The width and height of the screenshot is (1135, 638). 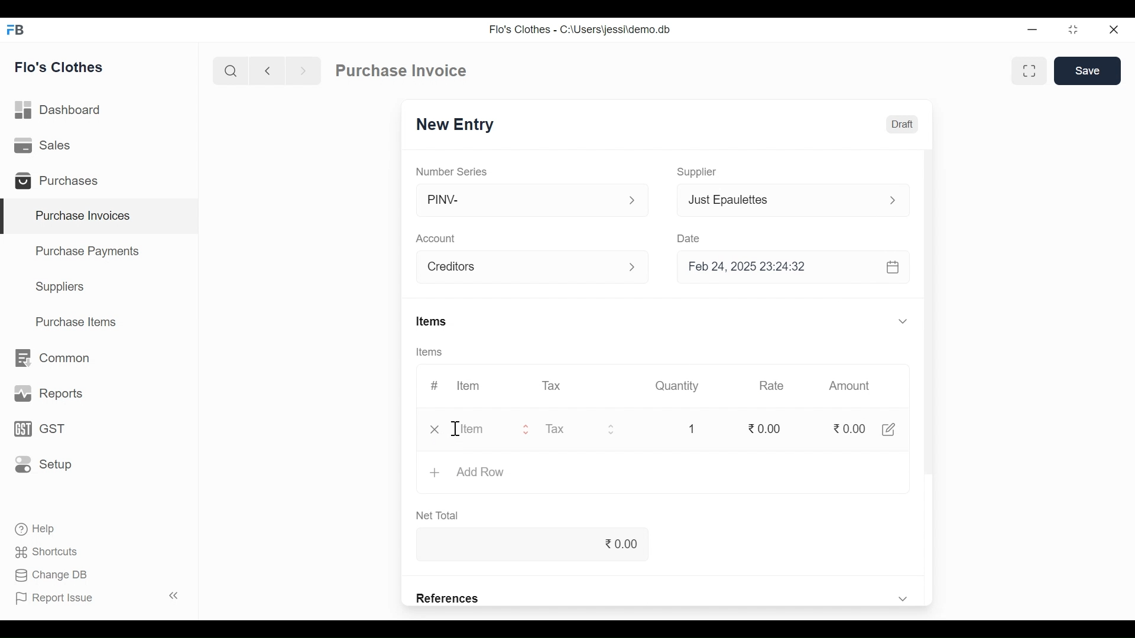 What do you see at coordinates (1088, 71) in the screenshot?
I see `Save` at bounding box center [1088, 71].